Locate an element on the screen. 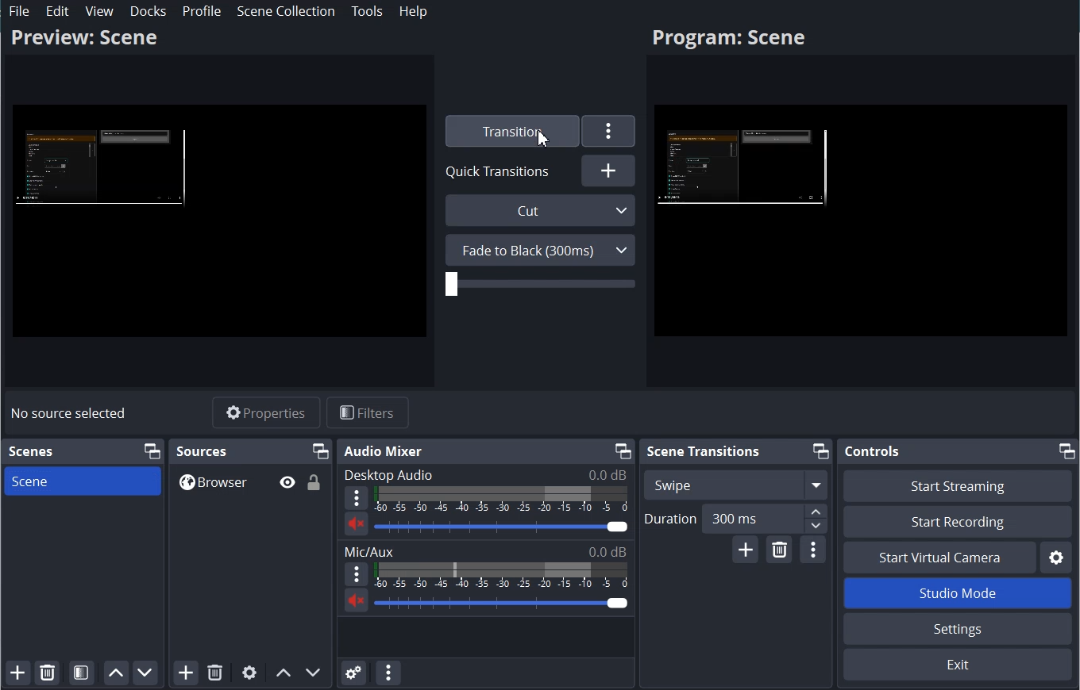 The width and height of the screenshot is (1080, 690). Text is located at coordinates (202, 450).